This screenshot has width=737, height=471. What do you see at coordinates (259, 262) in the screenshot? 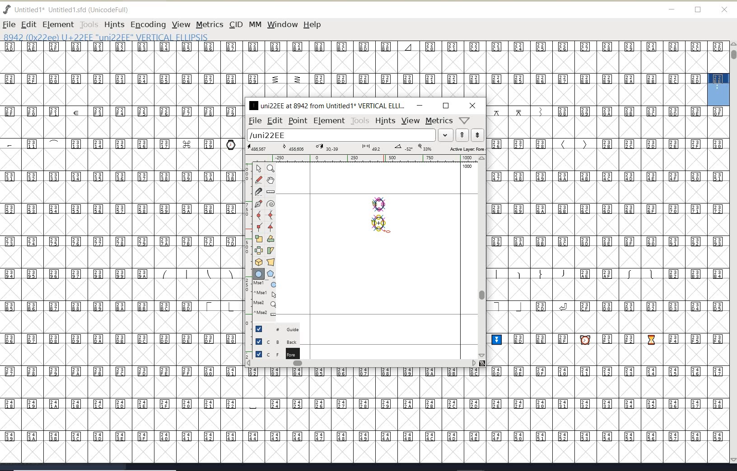
I see `rotate the selection in 3d and project back to plane` at bounding box center [259, 262].